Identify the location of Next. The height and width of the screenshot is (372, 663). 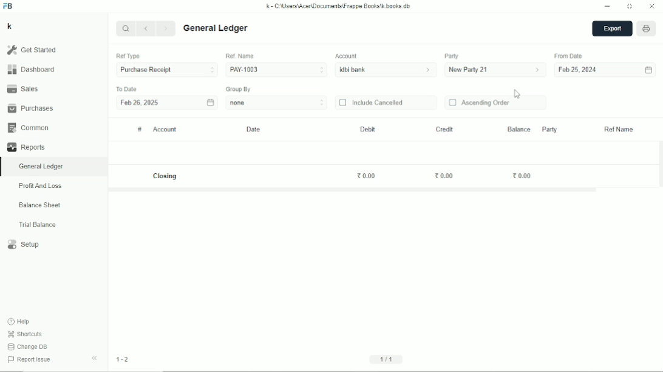
(167, 29).